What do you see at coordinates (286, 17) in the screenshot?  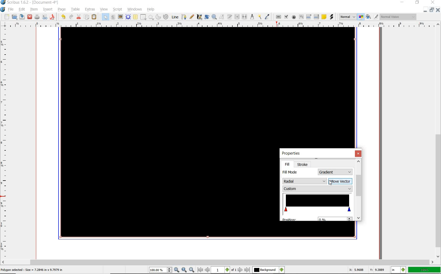 I see `pdf check box` at bounding box center [286, 17].